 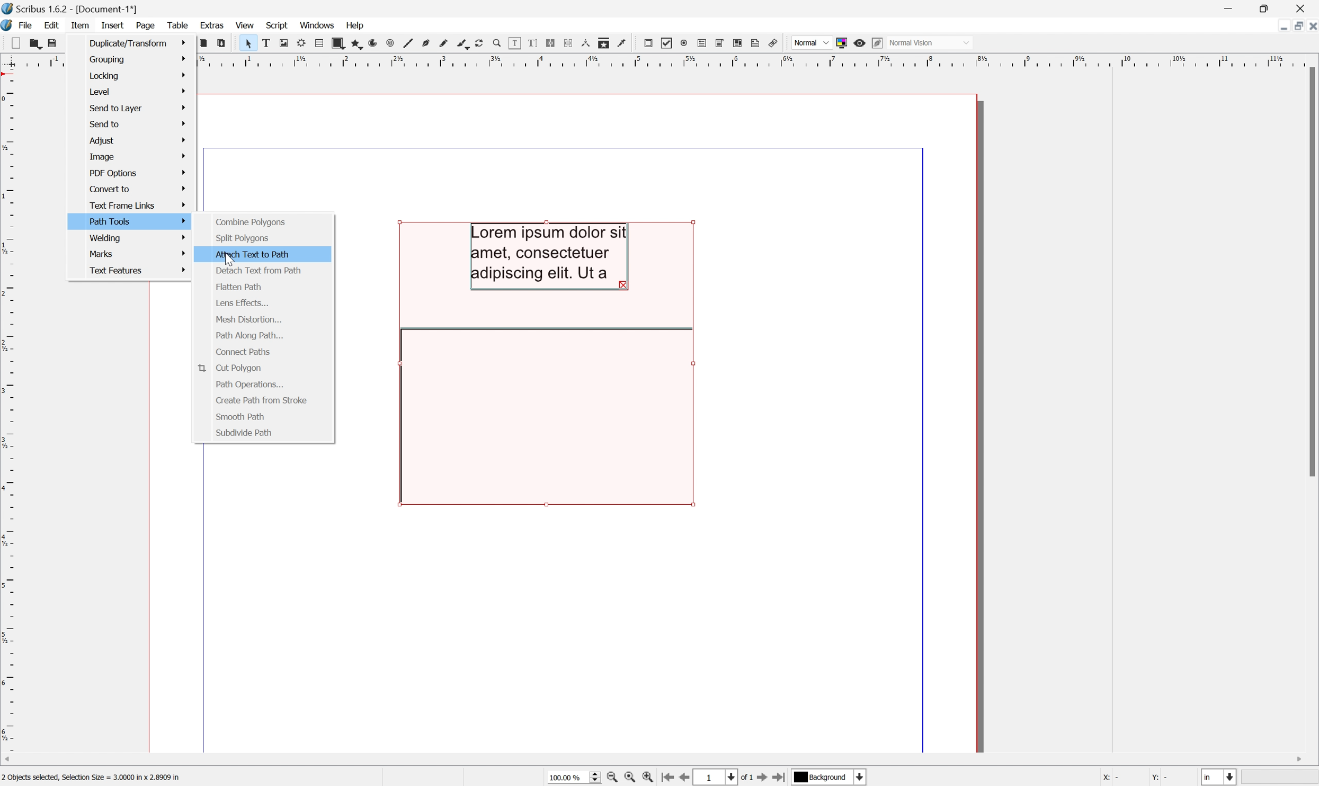 I want to click on Unlink text frames, so click(x=568, y=42).